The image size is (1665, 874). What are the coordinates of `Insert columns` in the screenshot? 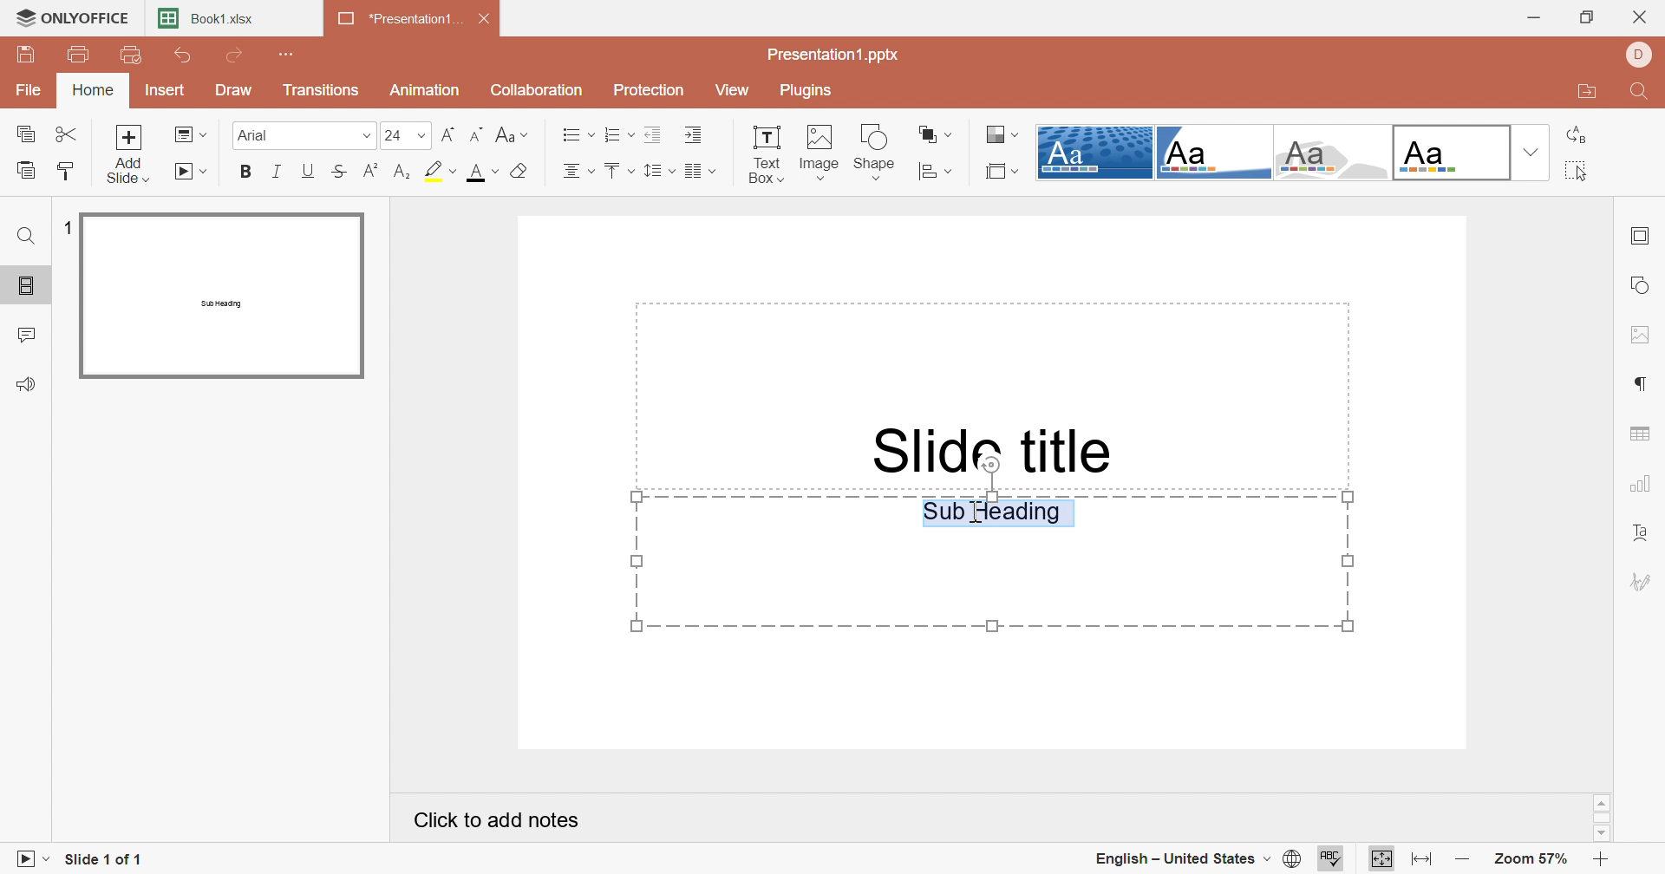 It's located at (702, 171).